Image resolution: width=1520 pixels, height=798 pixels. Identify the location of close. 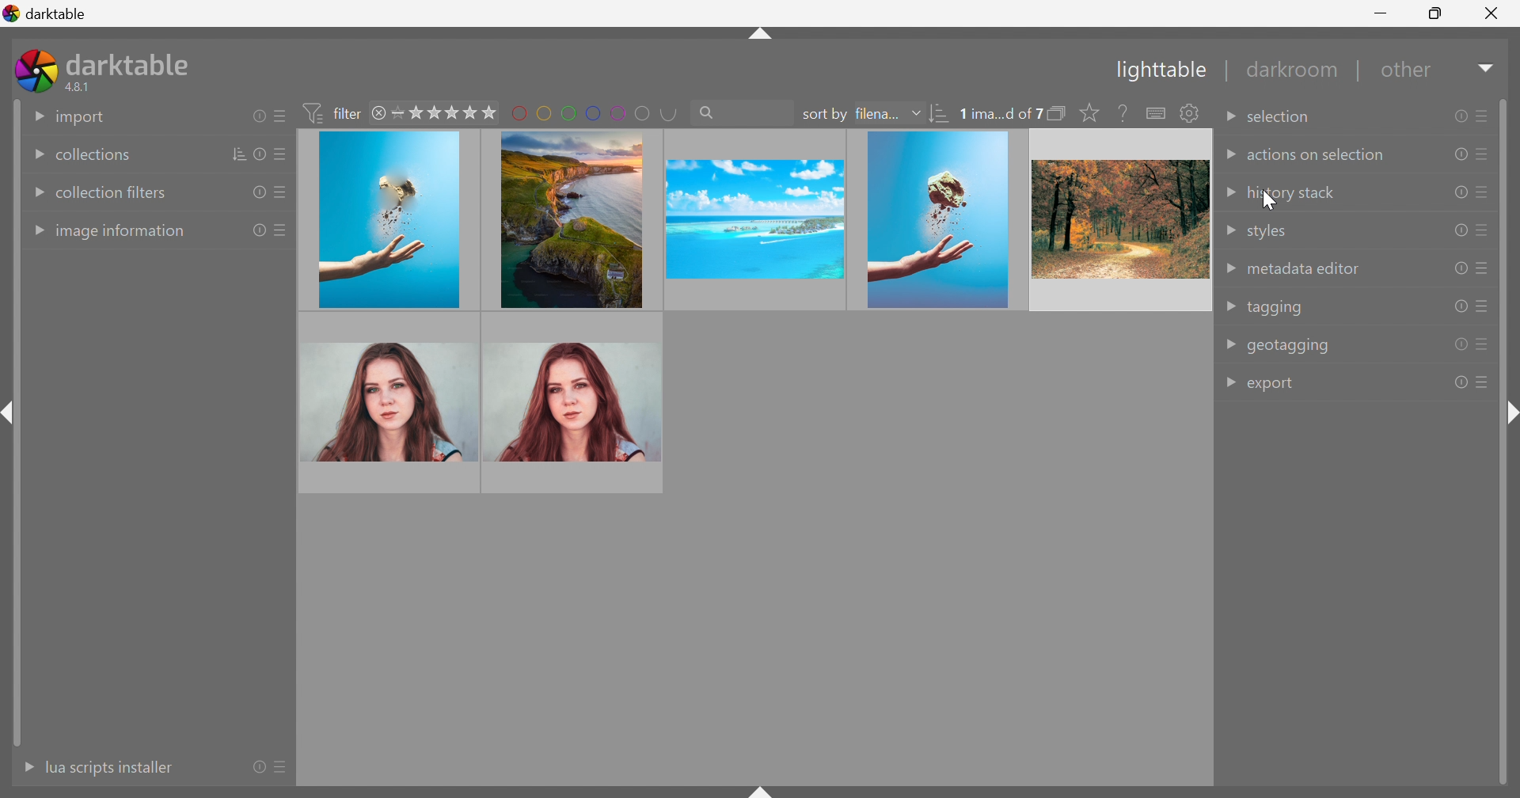
(381, 115).